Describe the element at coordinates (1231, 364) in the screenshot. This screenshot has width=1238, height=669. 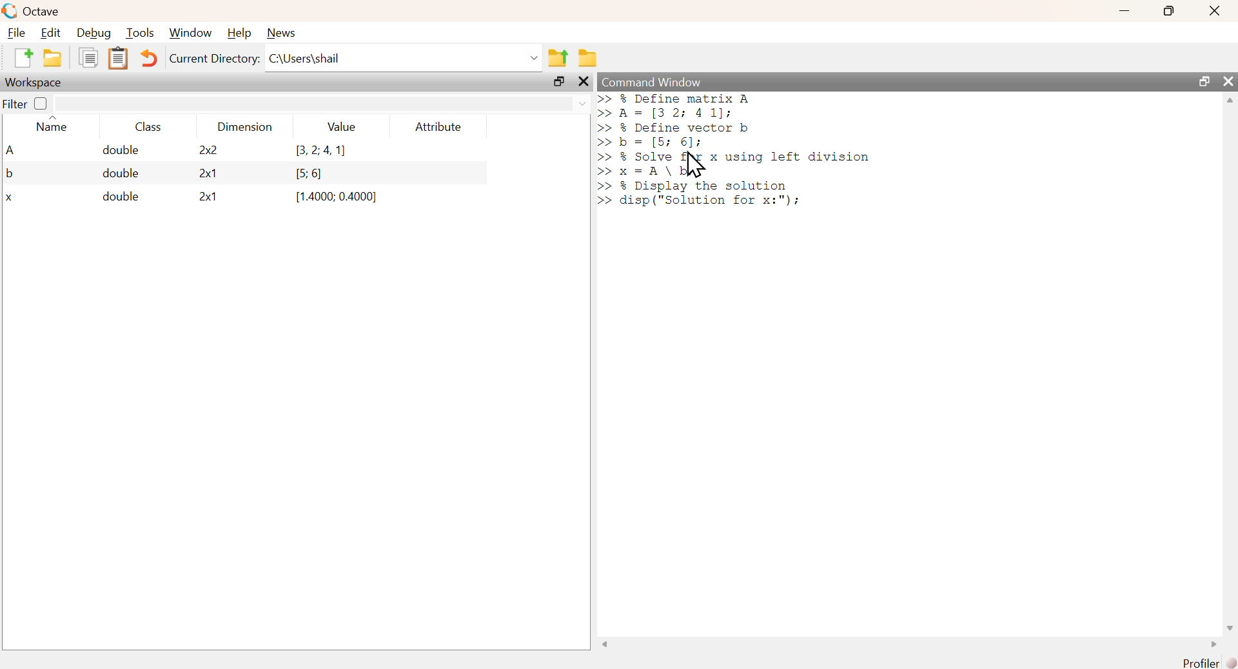
I see `scrollbar` at that location.